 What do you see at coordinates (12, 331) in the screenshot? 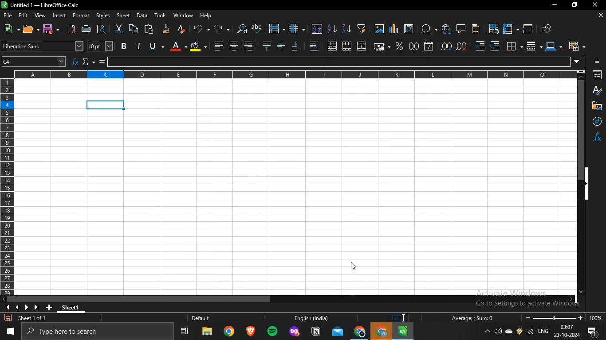
I see `start` at bounding box center [12, 331].